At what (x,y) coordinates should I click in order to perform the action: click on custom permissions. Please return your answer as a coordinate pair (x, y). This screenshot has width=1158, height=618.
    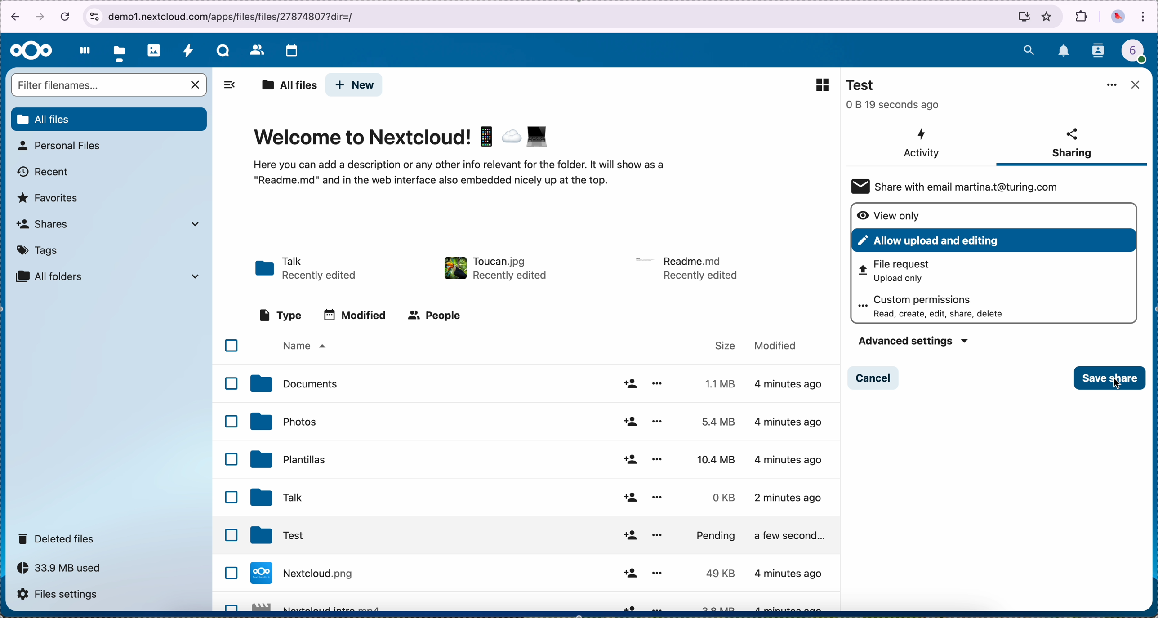
    Looking at the image, I should click on (940, 307).